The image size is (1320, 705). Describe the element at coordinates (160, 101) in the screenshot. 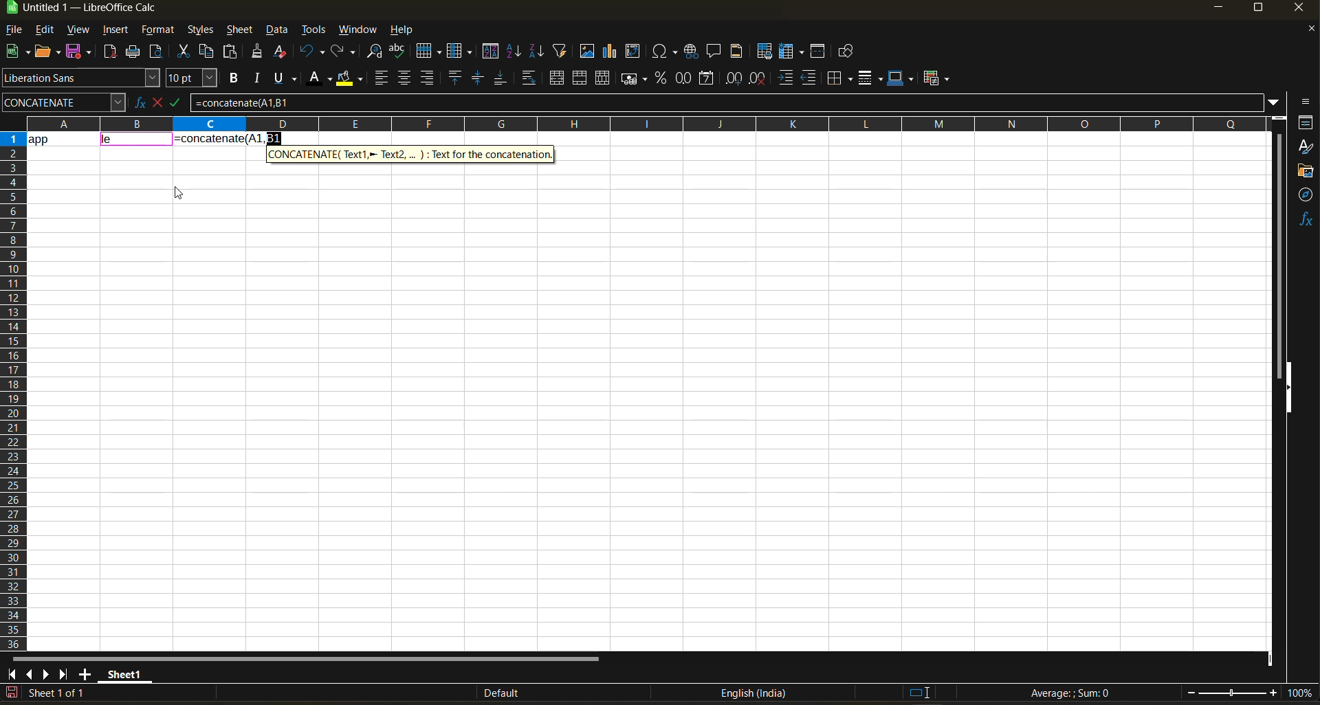

I see `select function` at that location.